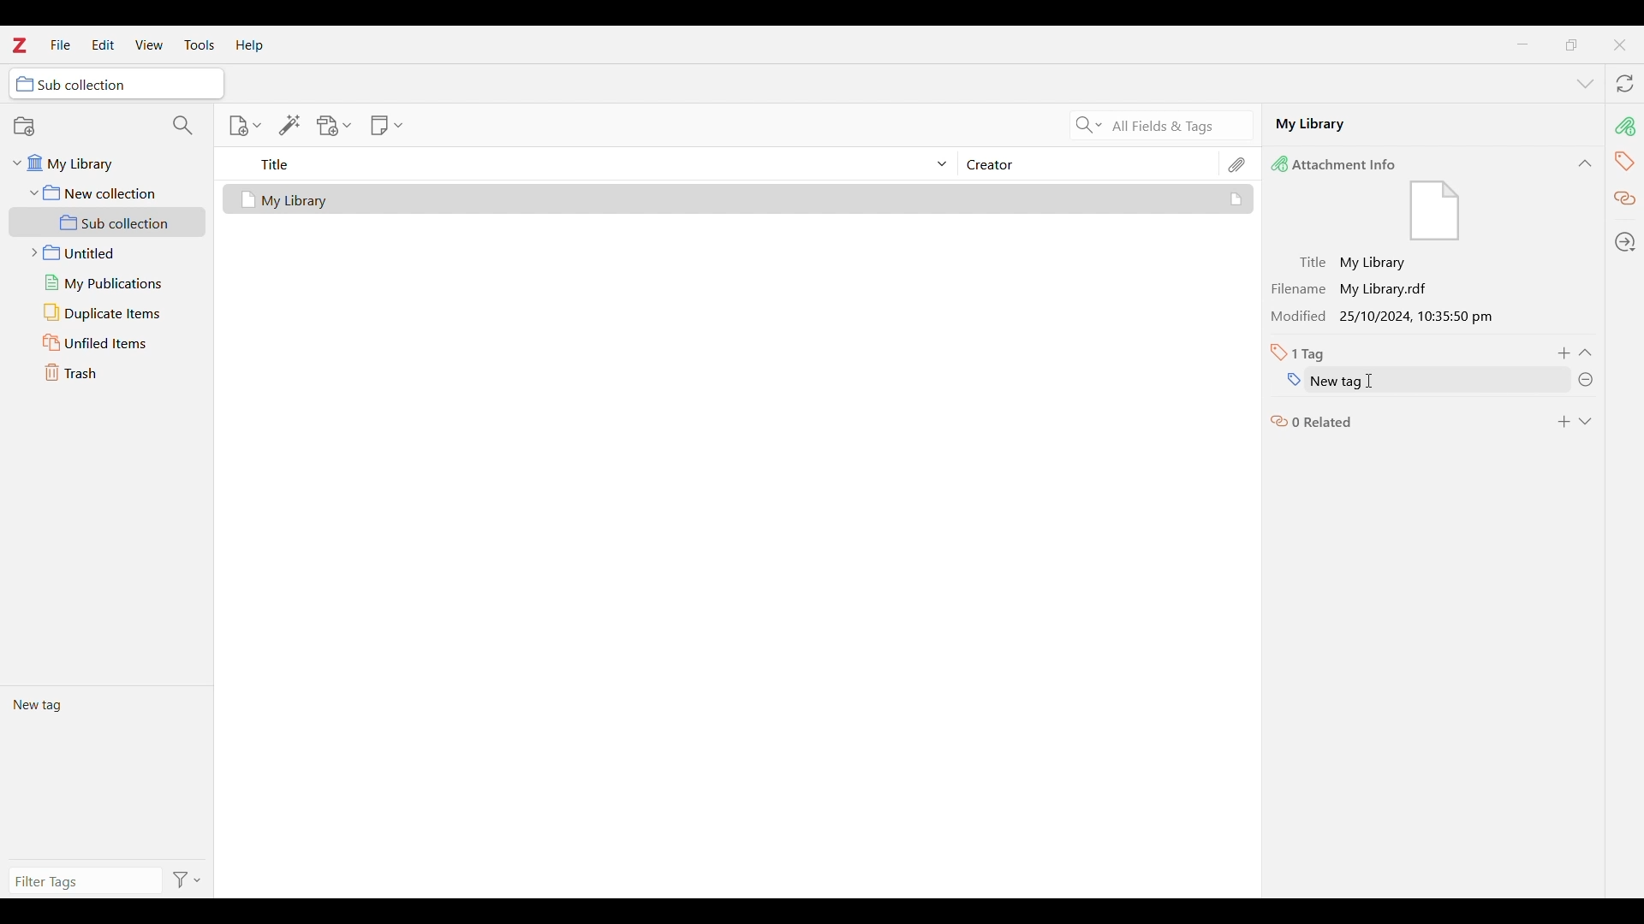 The image size is (1644, 924). Describe the element at coordinates (335, 126) in the screenshot. I see `Add attachment options` at that location.